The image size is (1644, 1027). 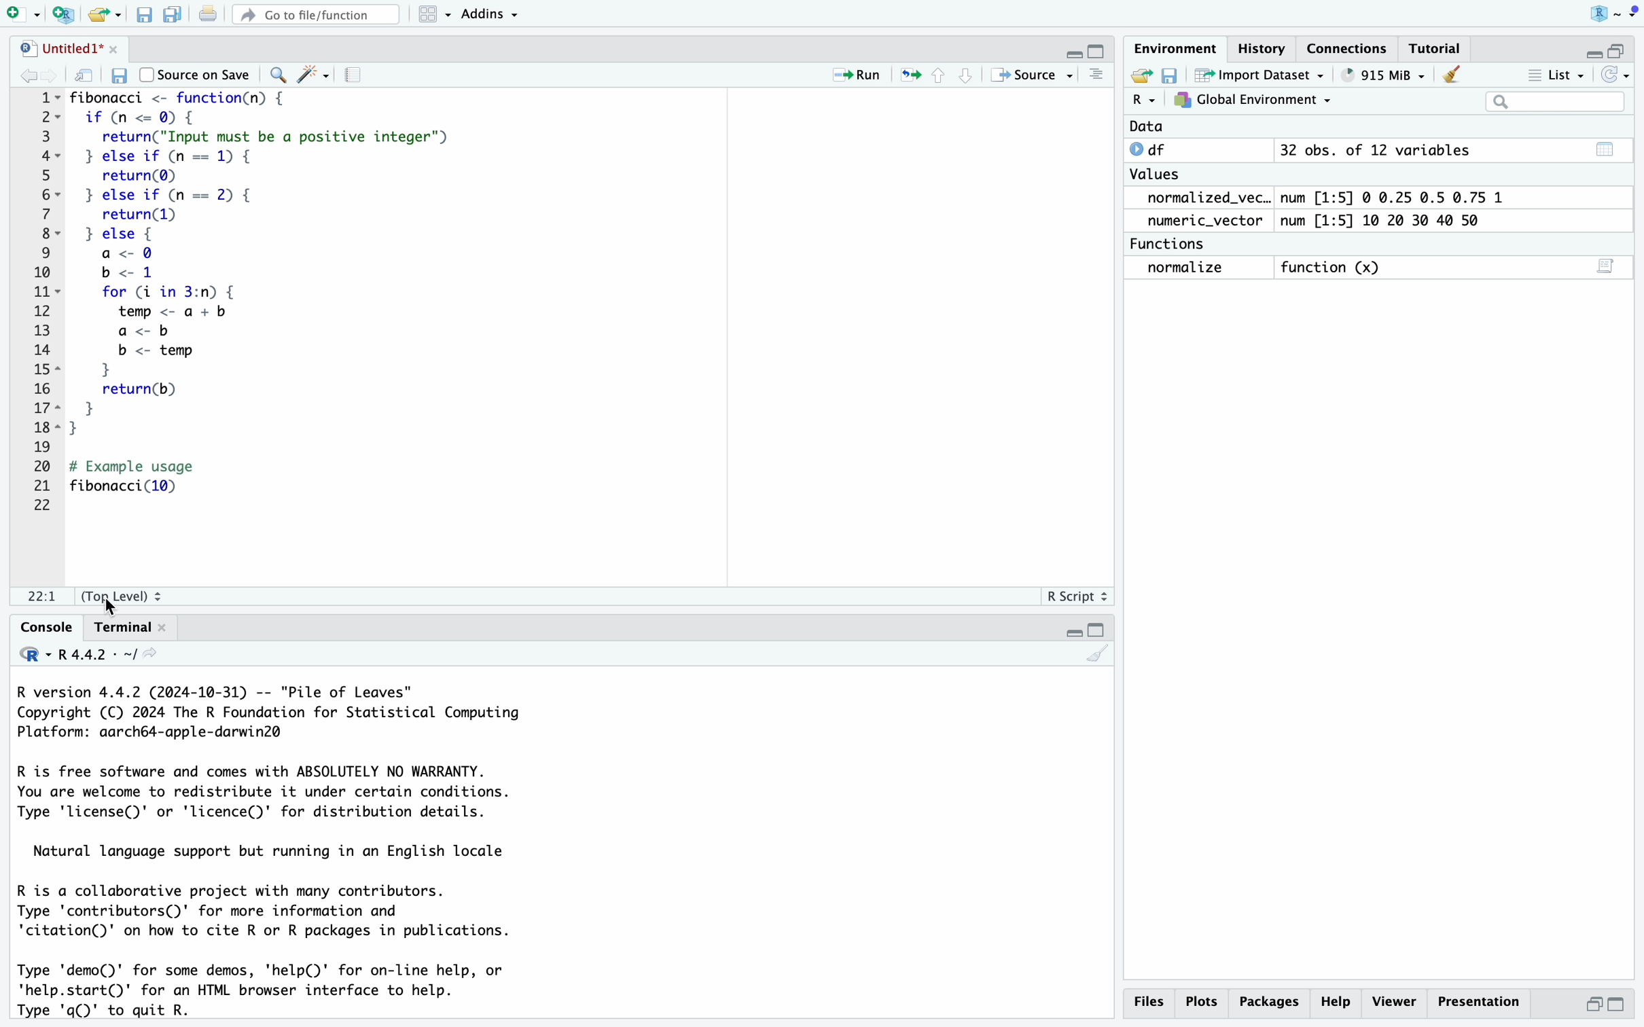 What do you see at coordinates (1098, 628) in the screenshot?
I see `maximize` at bounding box center [1098, 628].